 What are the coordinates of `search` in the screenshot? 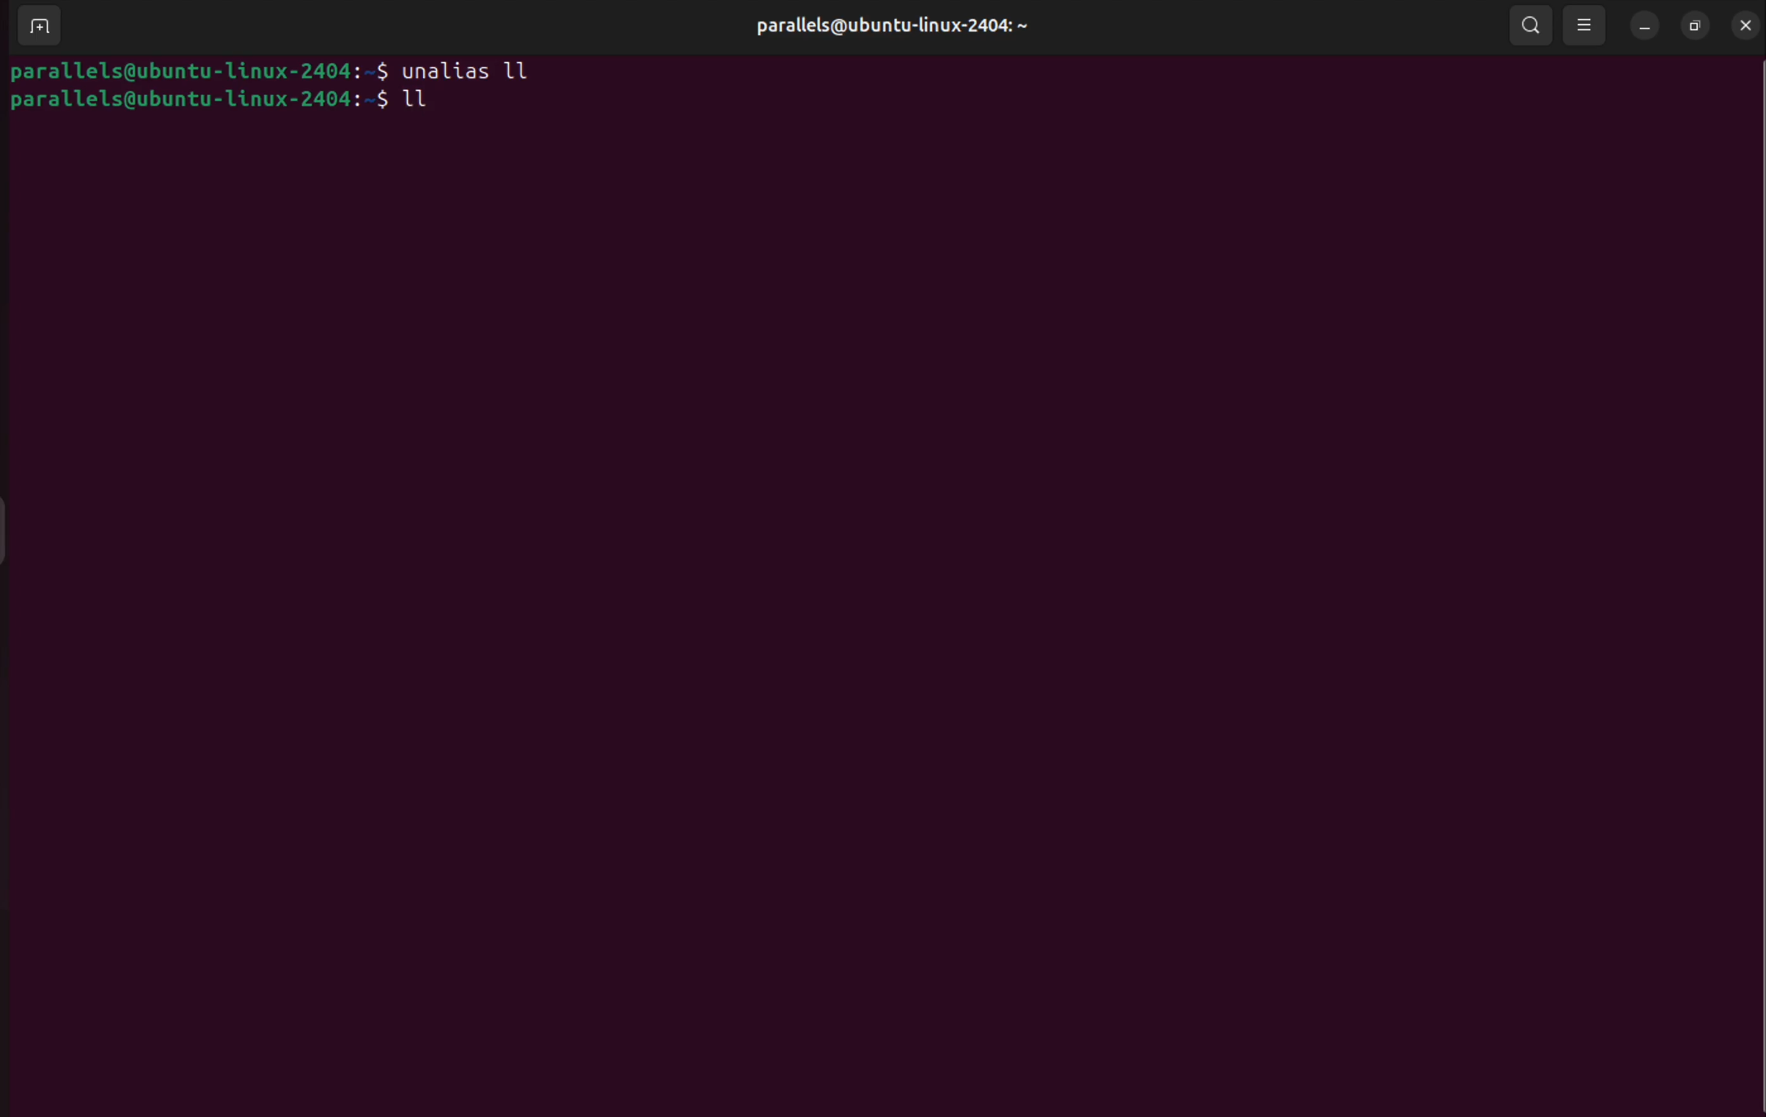 It's located at (1527, 24).